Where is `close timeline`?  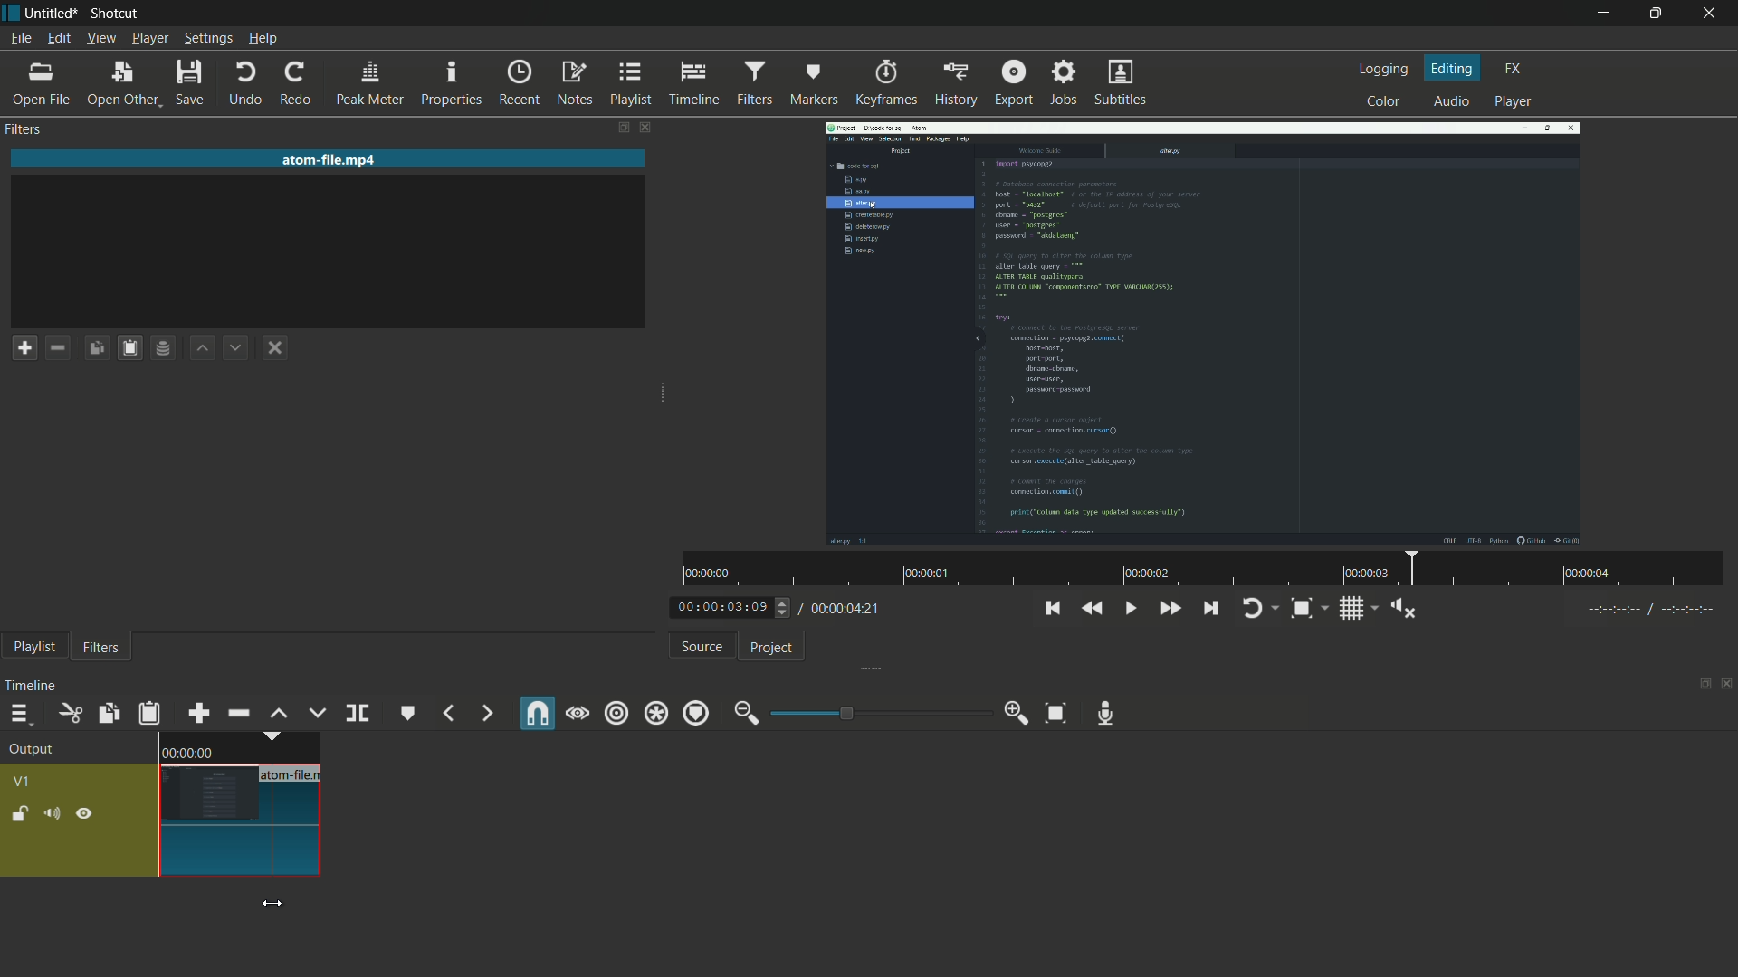 close timeline is located at coordinates (1727, 685).